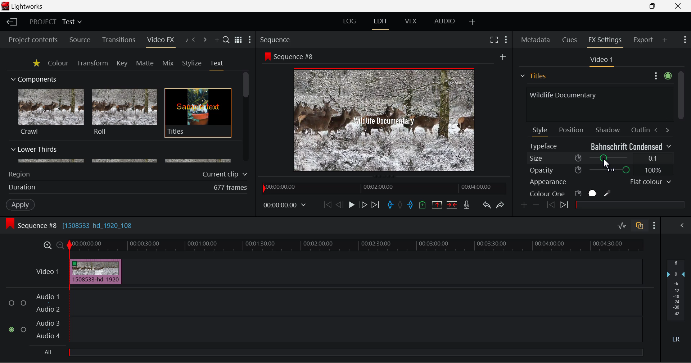  What do you see at coordinates (467, 206) in the screenshot?
I see `Record Voiceover` at bounding box center [467, 206].